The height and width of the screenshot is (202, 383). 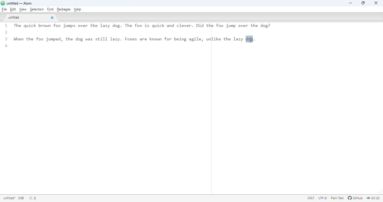 What do you see at coordinates (22, 9) in the screenshot?
I see `view` at bounding box center [22, 9].